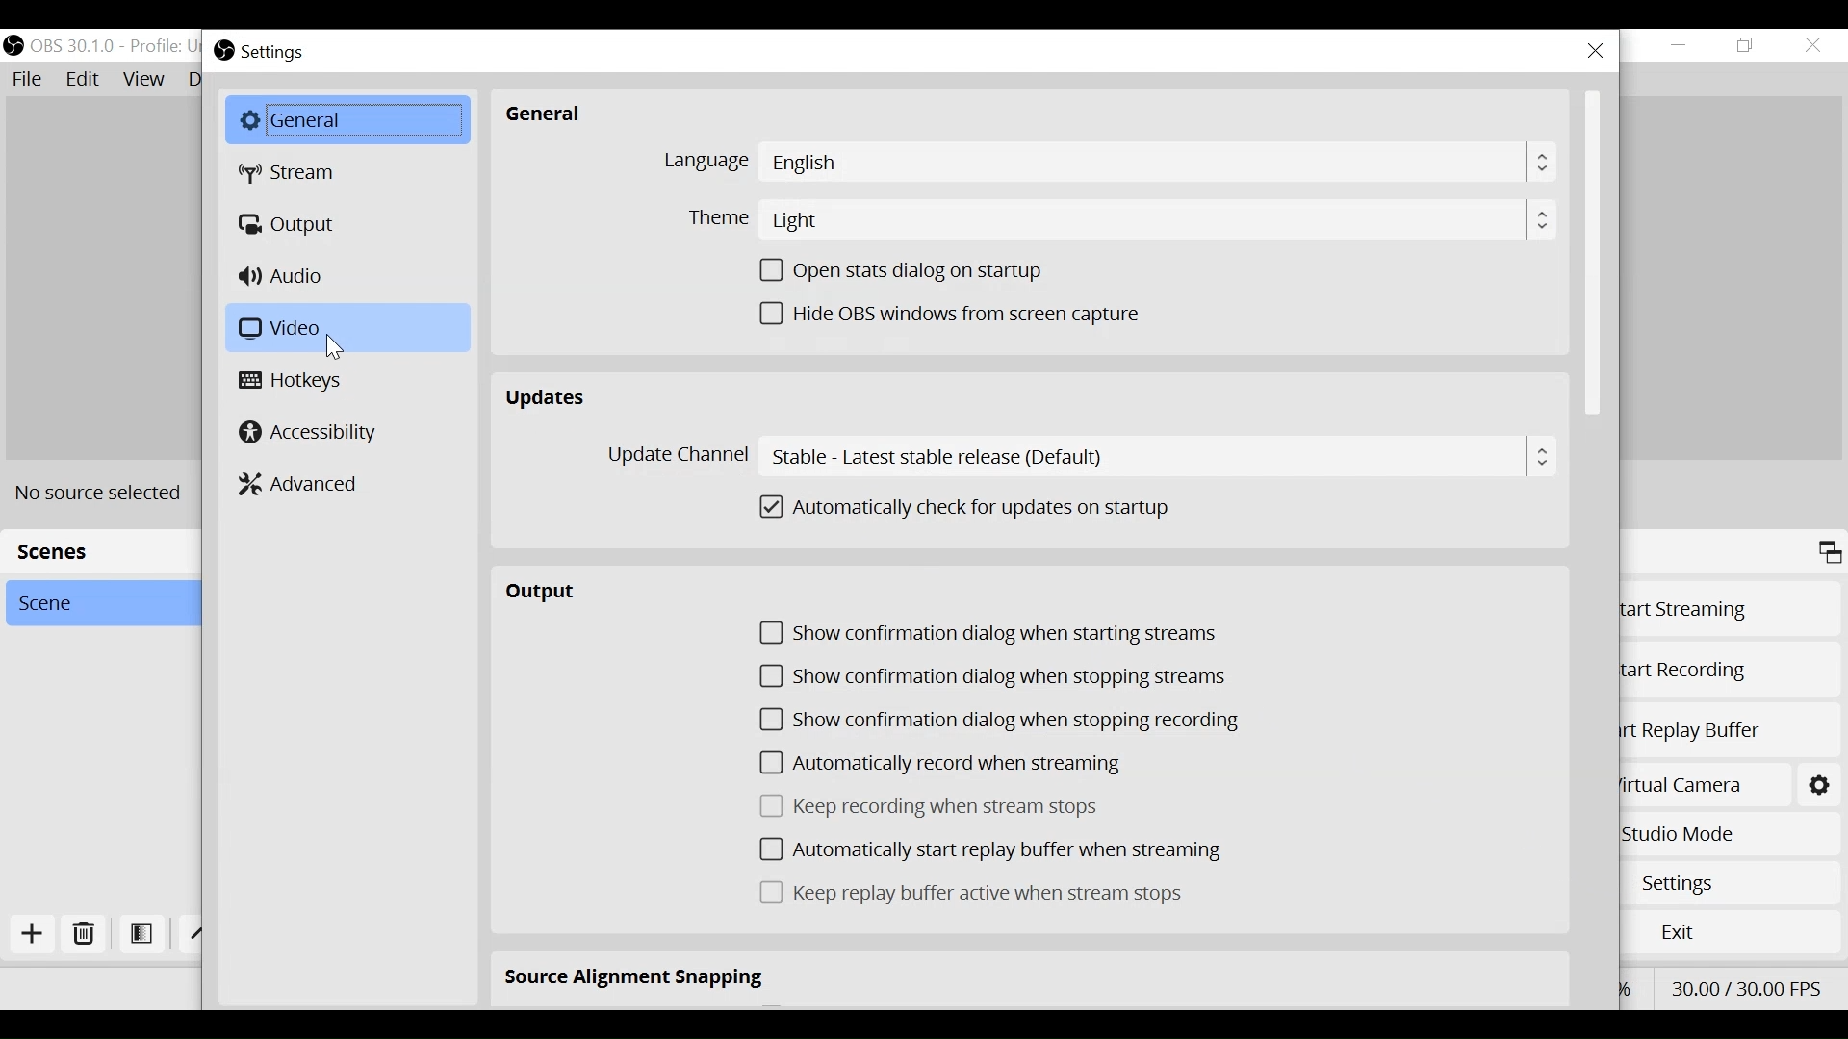 The width and height of the screenshot is (1848, 1039). Describe the element at coordinates (952, 764) in the screenshot. I see `(un)check automatically record when streaming` at that location.